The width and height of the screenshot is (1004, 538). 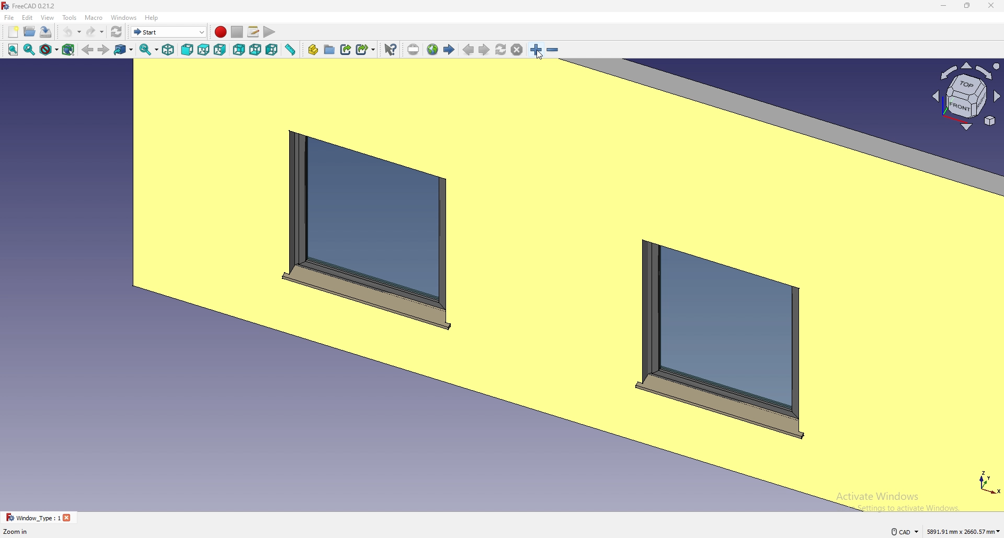 I want to click on forward, so click(x=104, y=50).